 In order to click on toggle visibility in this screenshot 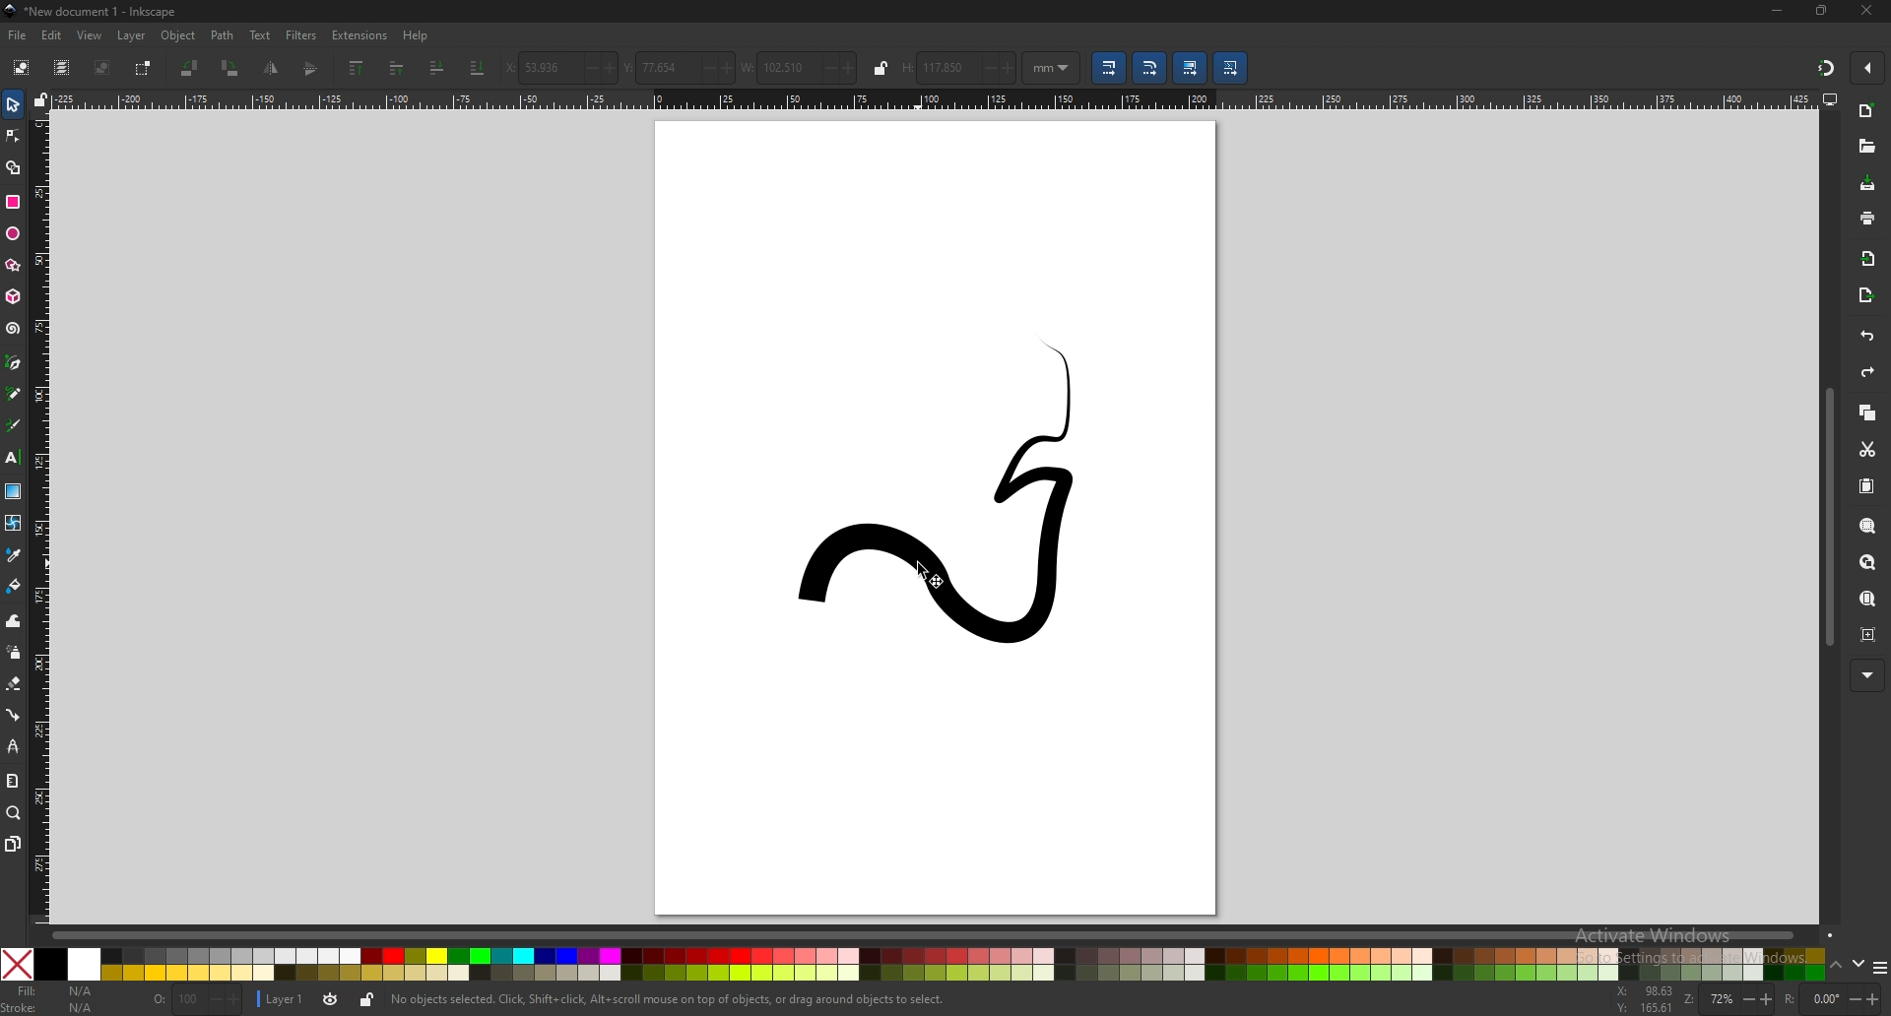, I will do `click(332, 999)`.